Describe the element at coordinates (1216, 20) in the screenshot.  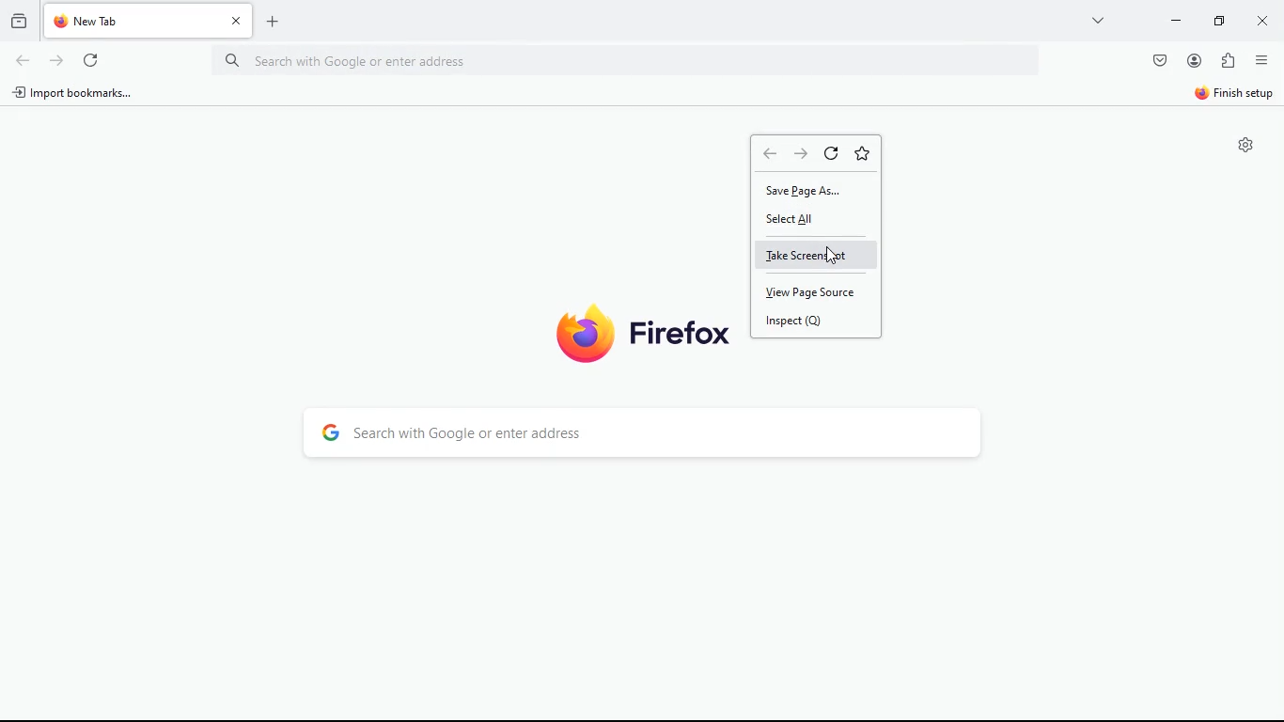
I see `minimize` at that location.